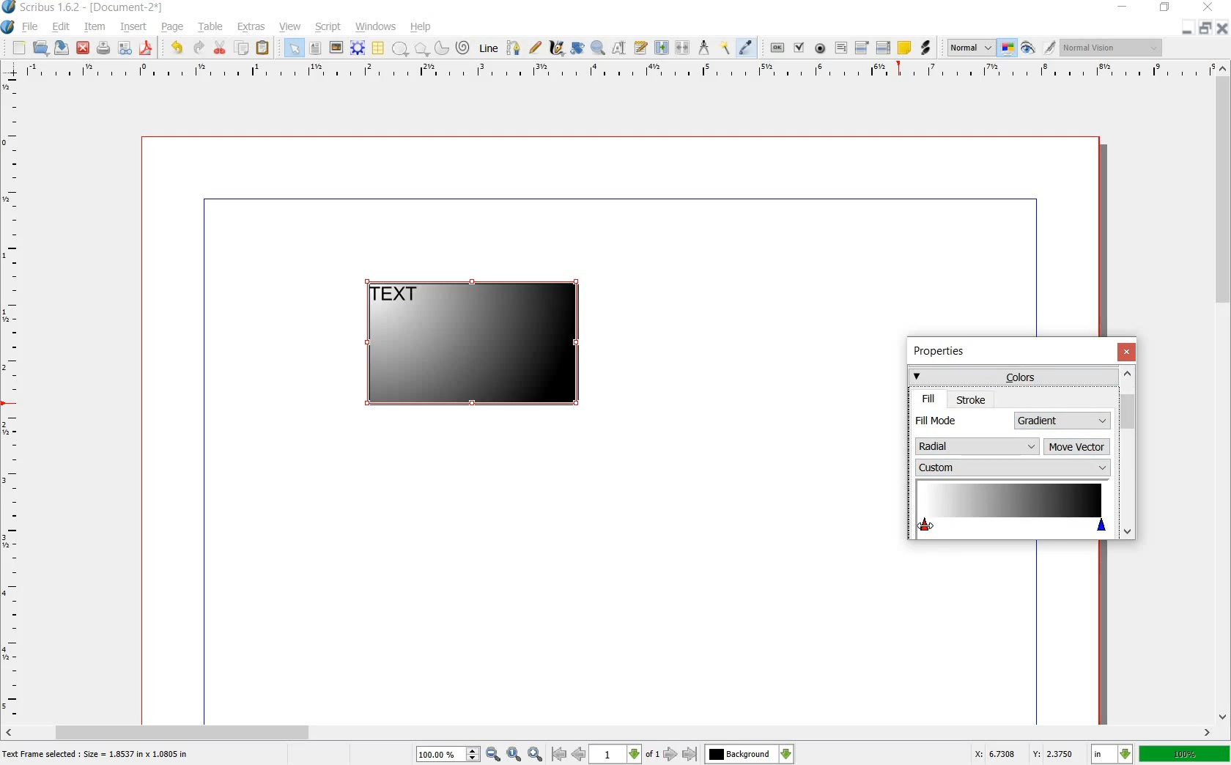 The width and height of the screenshot is (1231, 765). Describe the element at coordinates (1008, 48) in the screenshot. I see `toggle color management system` at that location.